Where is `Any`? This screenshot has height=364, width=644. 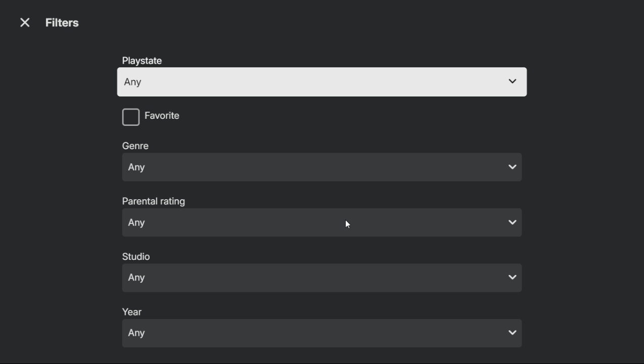
Any is located at coordinates (323, 168).